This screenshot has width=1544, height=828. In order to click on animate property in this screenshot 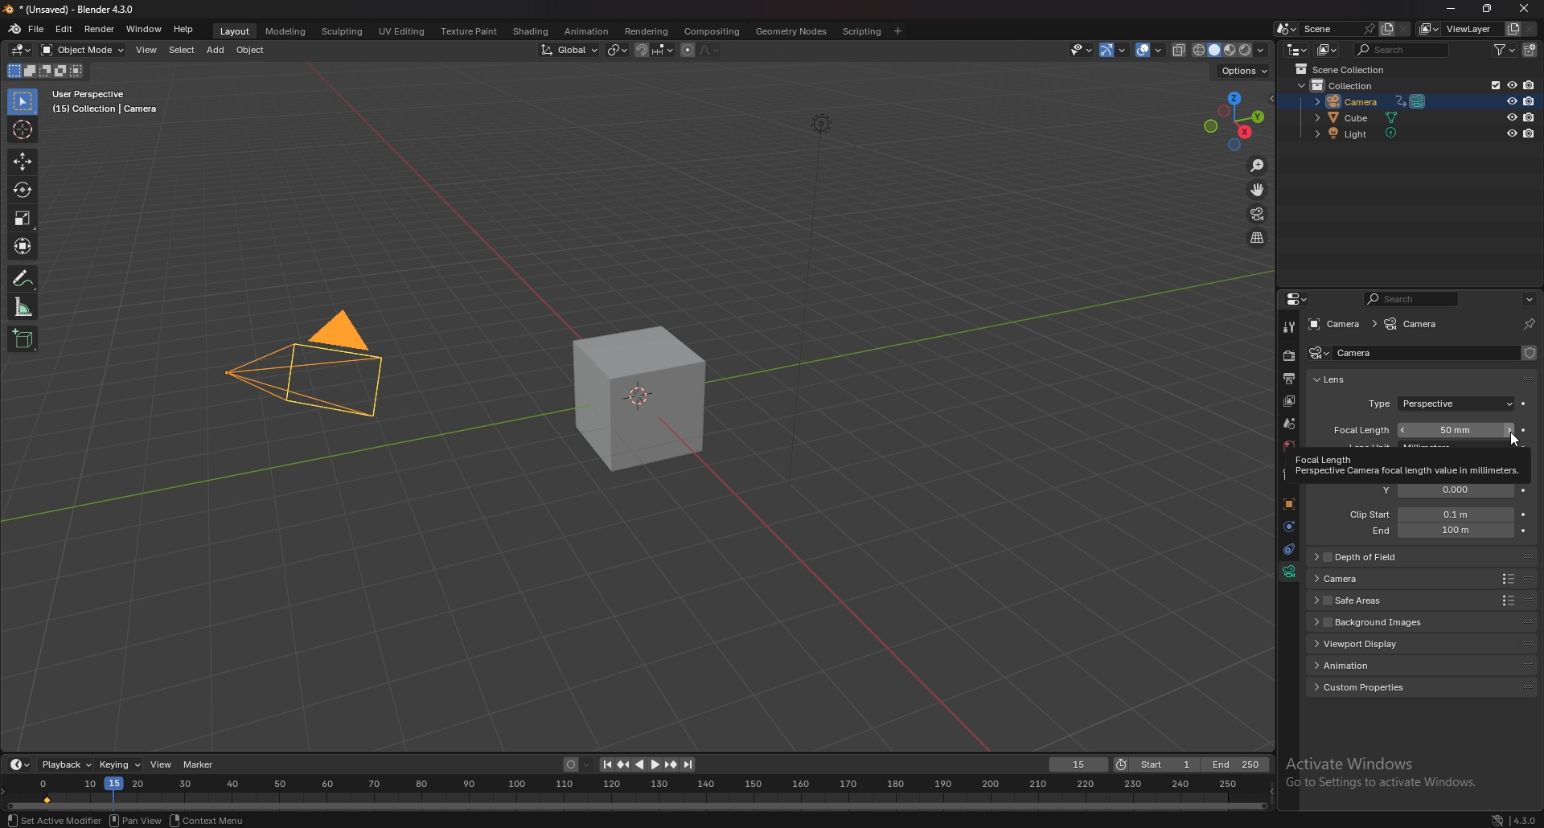, I will do `click(1524, 530)`.